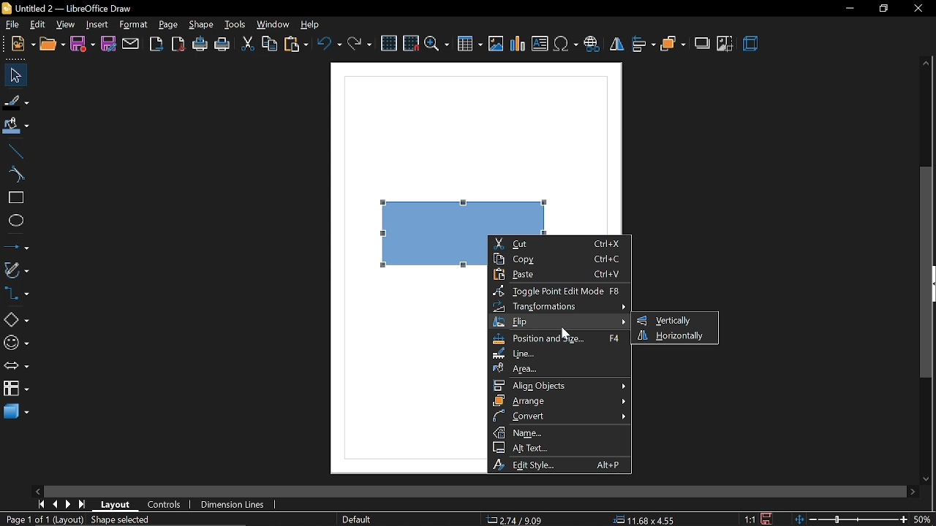 This screenshot has width=936, height=526. Describe the element at coordinates (911, 491) in the screenshot. I see `move right` at that location.